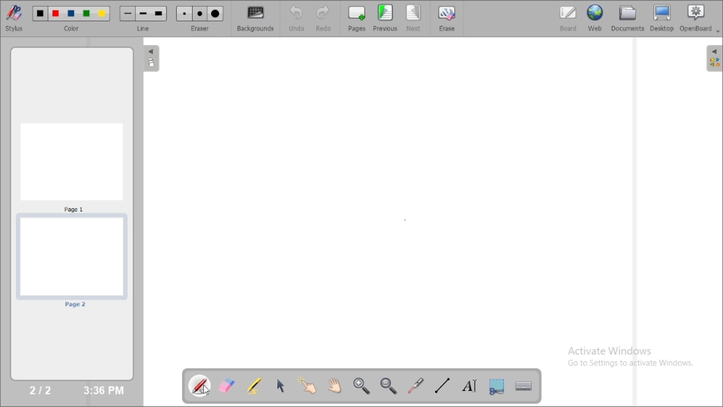 Image resolution: width=723 pixels, height=407 pixels. I want to click on virtual laser pointer, so click(416, 386).